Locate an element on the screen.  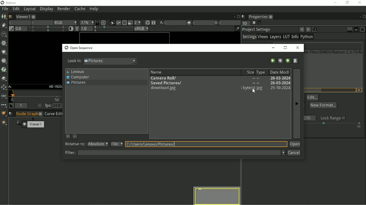
Name is located at coordinates (157, 71).